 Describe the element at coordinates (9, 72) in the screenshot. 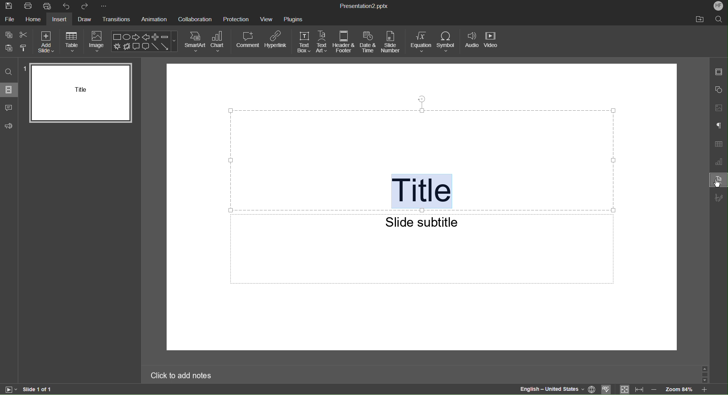

I see `Search` at that location.